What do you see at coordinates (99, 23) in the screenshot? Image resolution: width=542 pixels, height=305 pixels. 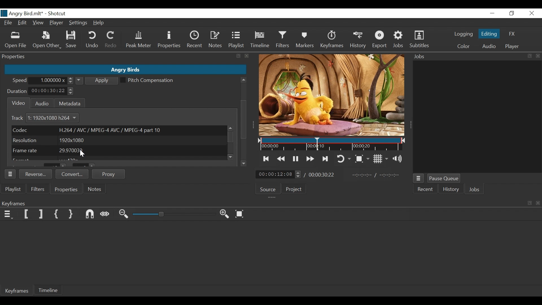 I see `Help` at bounding box center [99, 23].